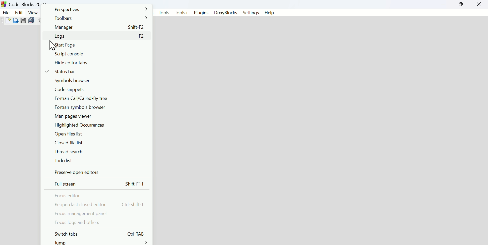 The height and width of the screenshot is (245, 488). What do you see at coordinates (100, 63) in the screenshot?
I see `Hyde editor tabs` at bounding box center [100, 63].